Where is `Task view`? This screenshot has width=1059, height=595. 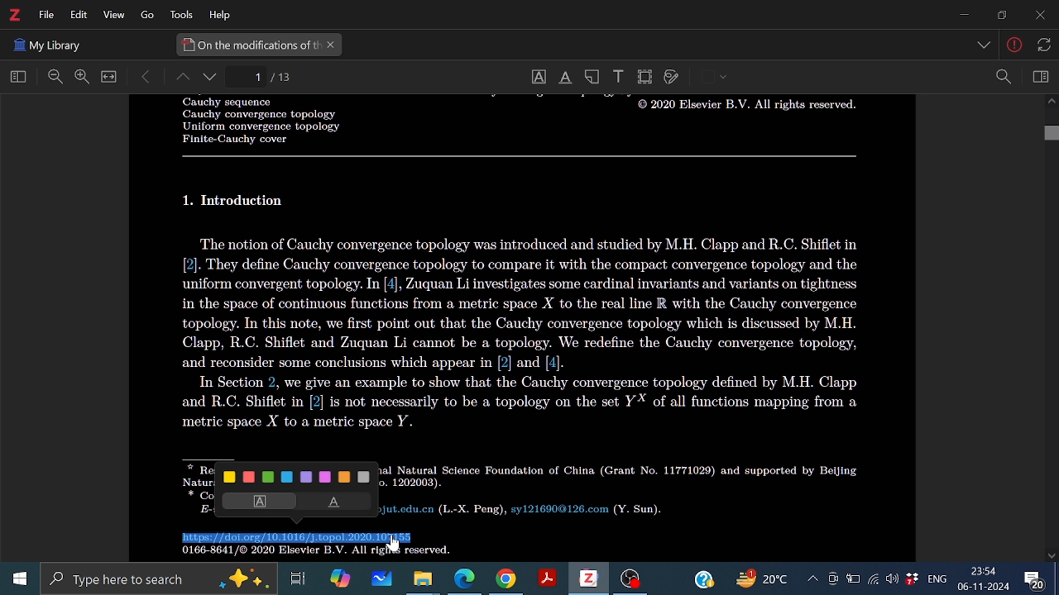
Task view is located at coordinates (299, 578).